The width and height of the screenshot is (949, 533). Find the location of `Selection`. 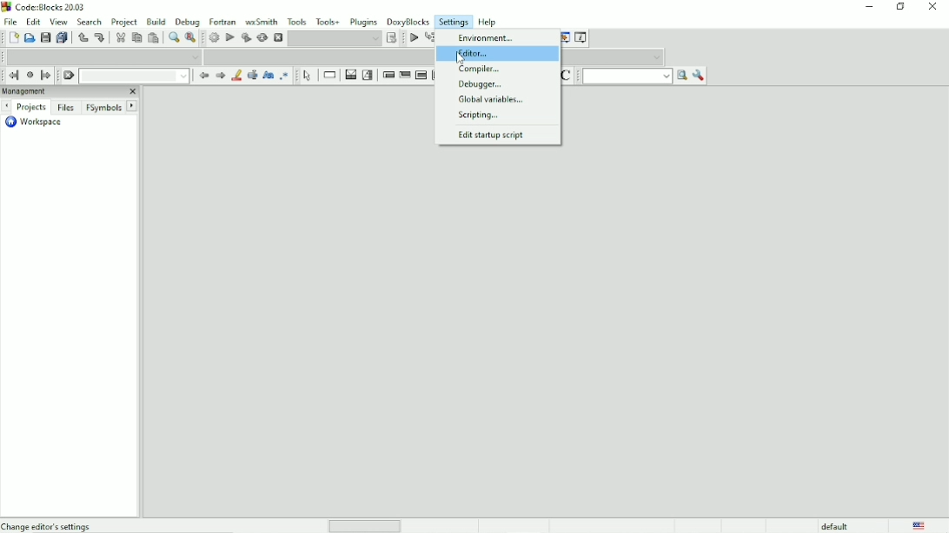

Selection is located at coordinates (368, 76).